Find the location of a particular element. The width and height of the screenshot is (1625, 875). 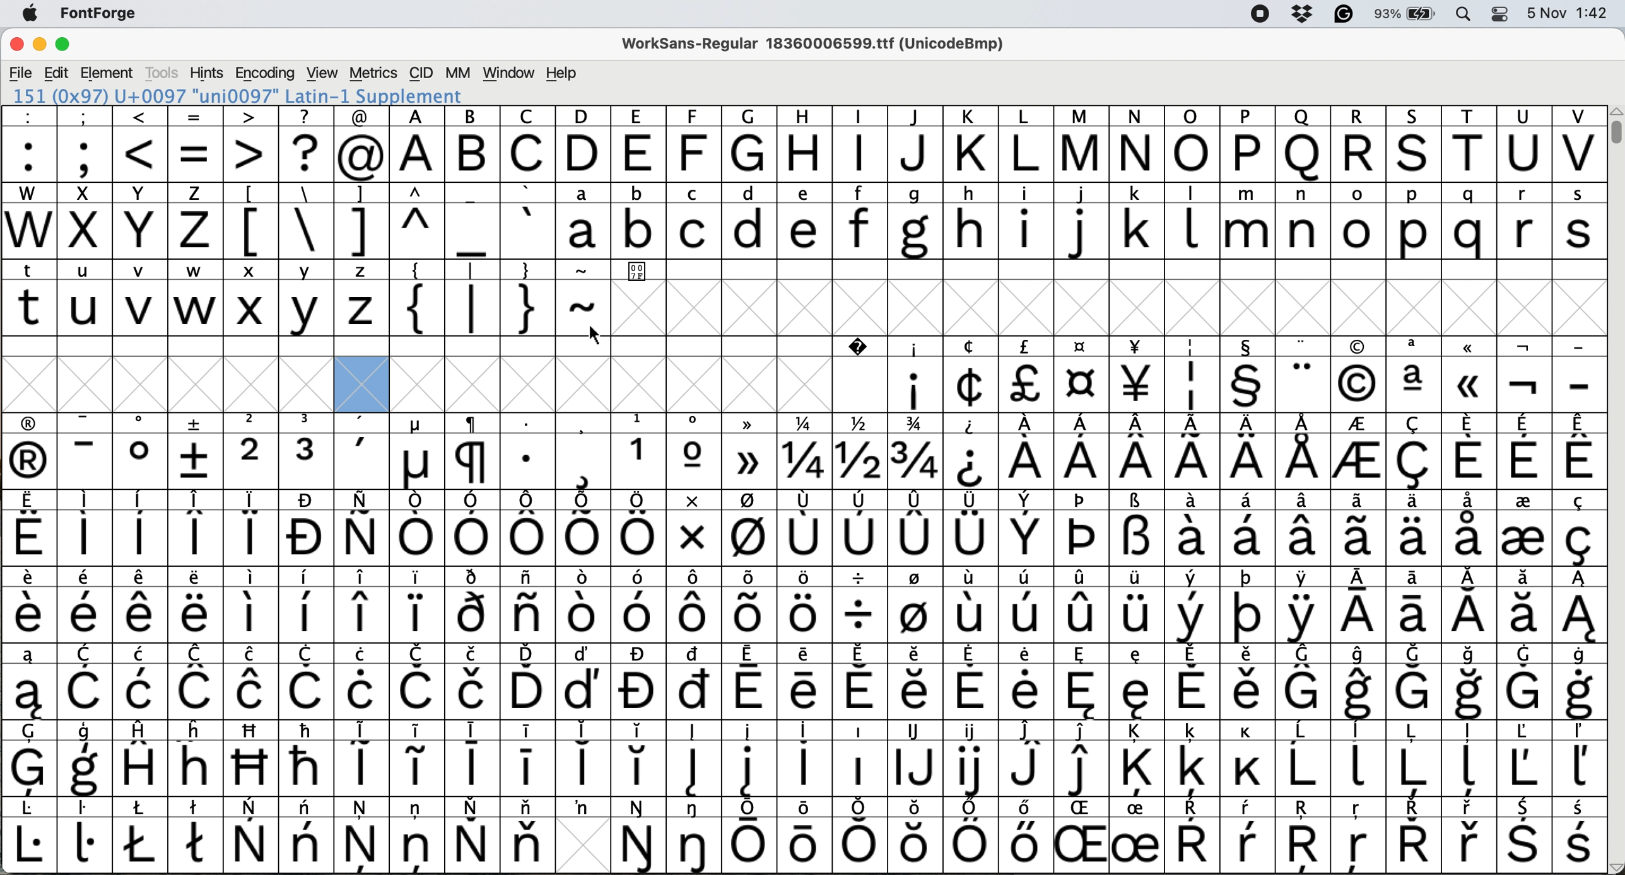

file is located at coordinates (21, 73).